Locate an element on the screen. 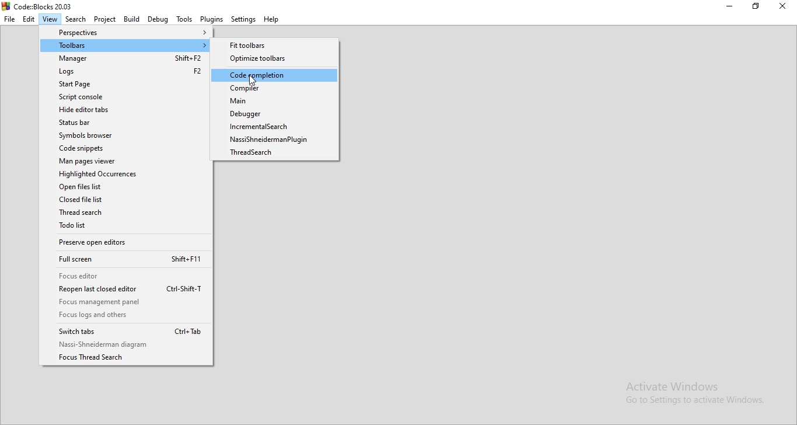 This screenshot has height=425, width=797. Perspectives is located at coordinates (125, 33).